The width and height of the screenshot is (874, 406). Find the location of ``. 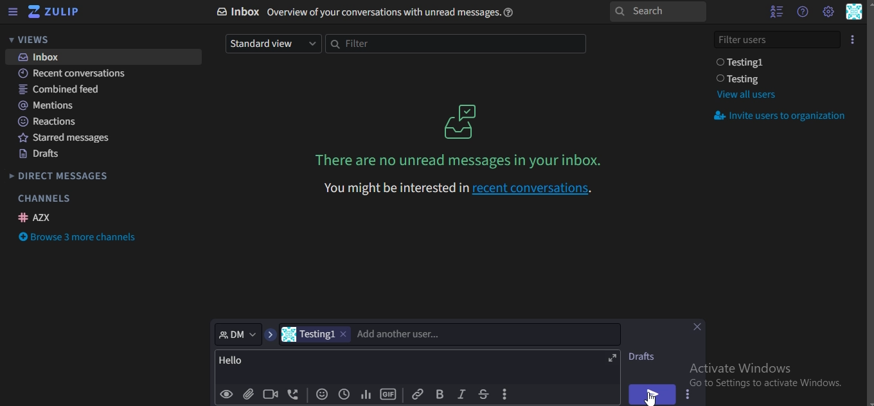

 is located at coordinates (690, 394).